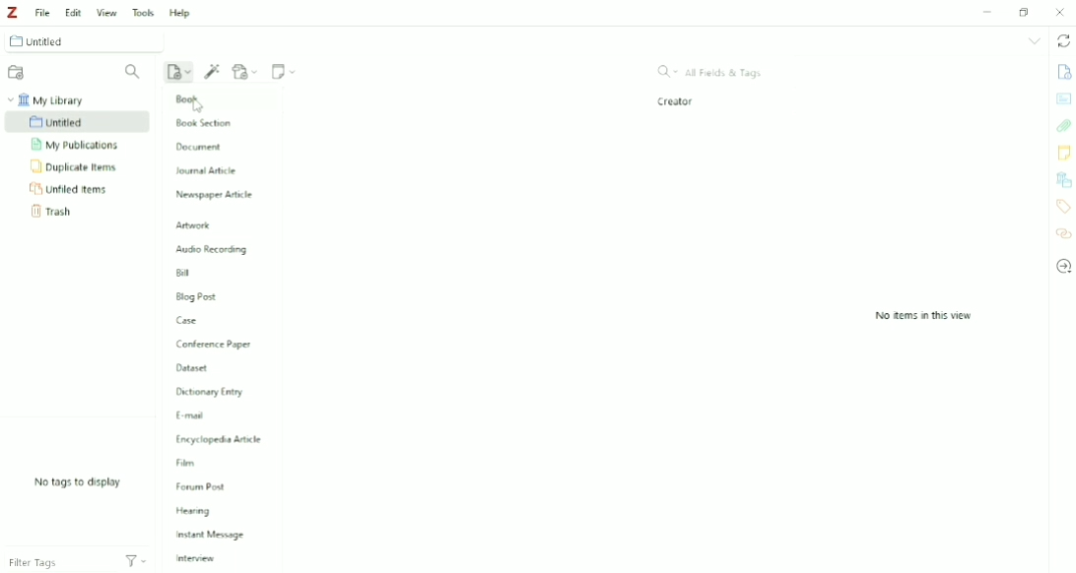 This screenshot has height=573, width=1076. Describe the element at coordinates (179, 71) in the screenshot. I see `New Item` at that location.